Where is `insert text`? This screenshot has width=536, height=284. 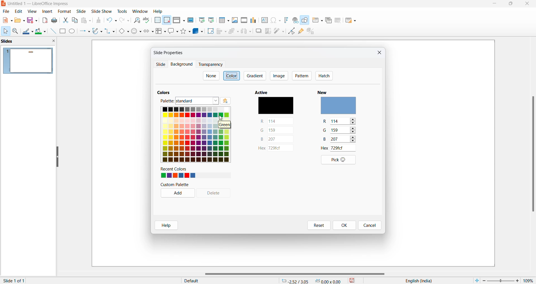 insert text is located at coordinates (264, 20).